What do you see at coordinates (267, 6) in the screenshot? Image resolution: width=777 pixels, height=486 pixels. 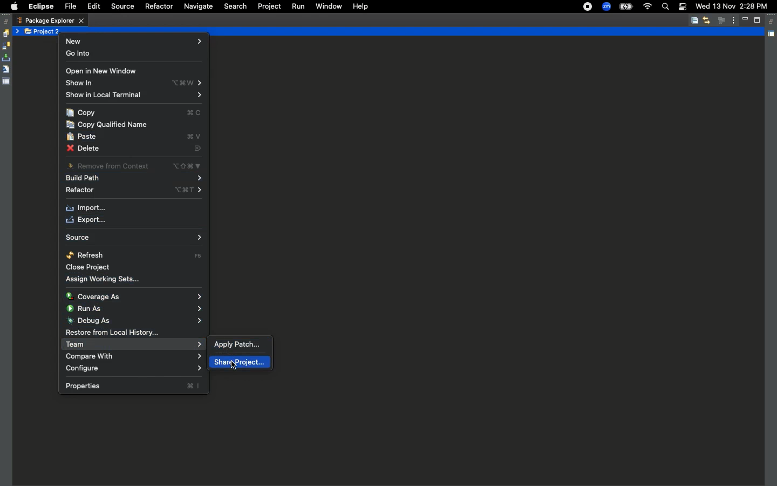 I see `Project` at bounding box center [267, 6].